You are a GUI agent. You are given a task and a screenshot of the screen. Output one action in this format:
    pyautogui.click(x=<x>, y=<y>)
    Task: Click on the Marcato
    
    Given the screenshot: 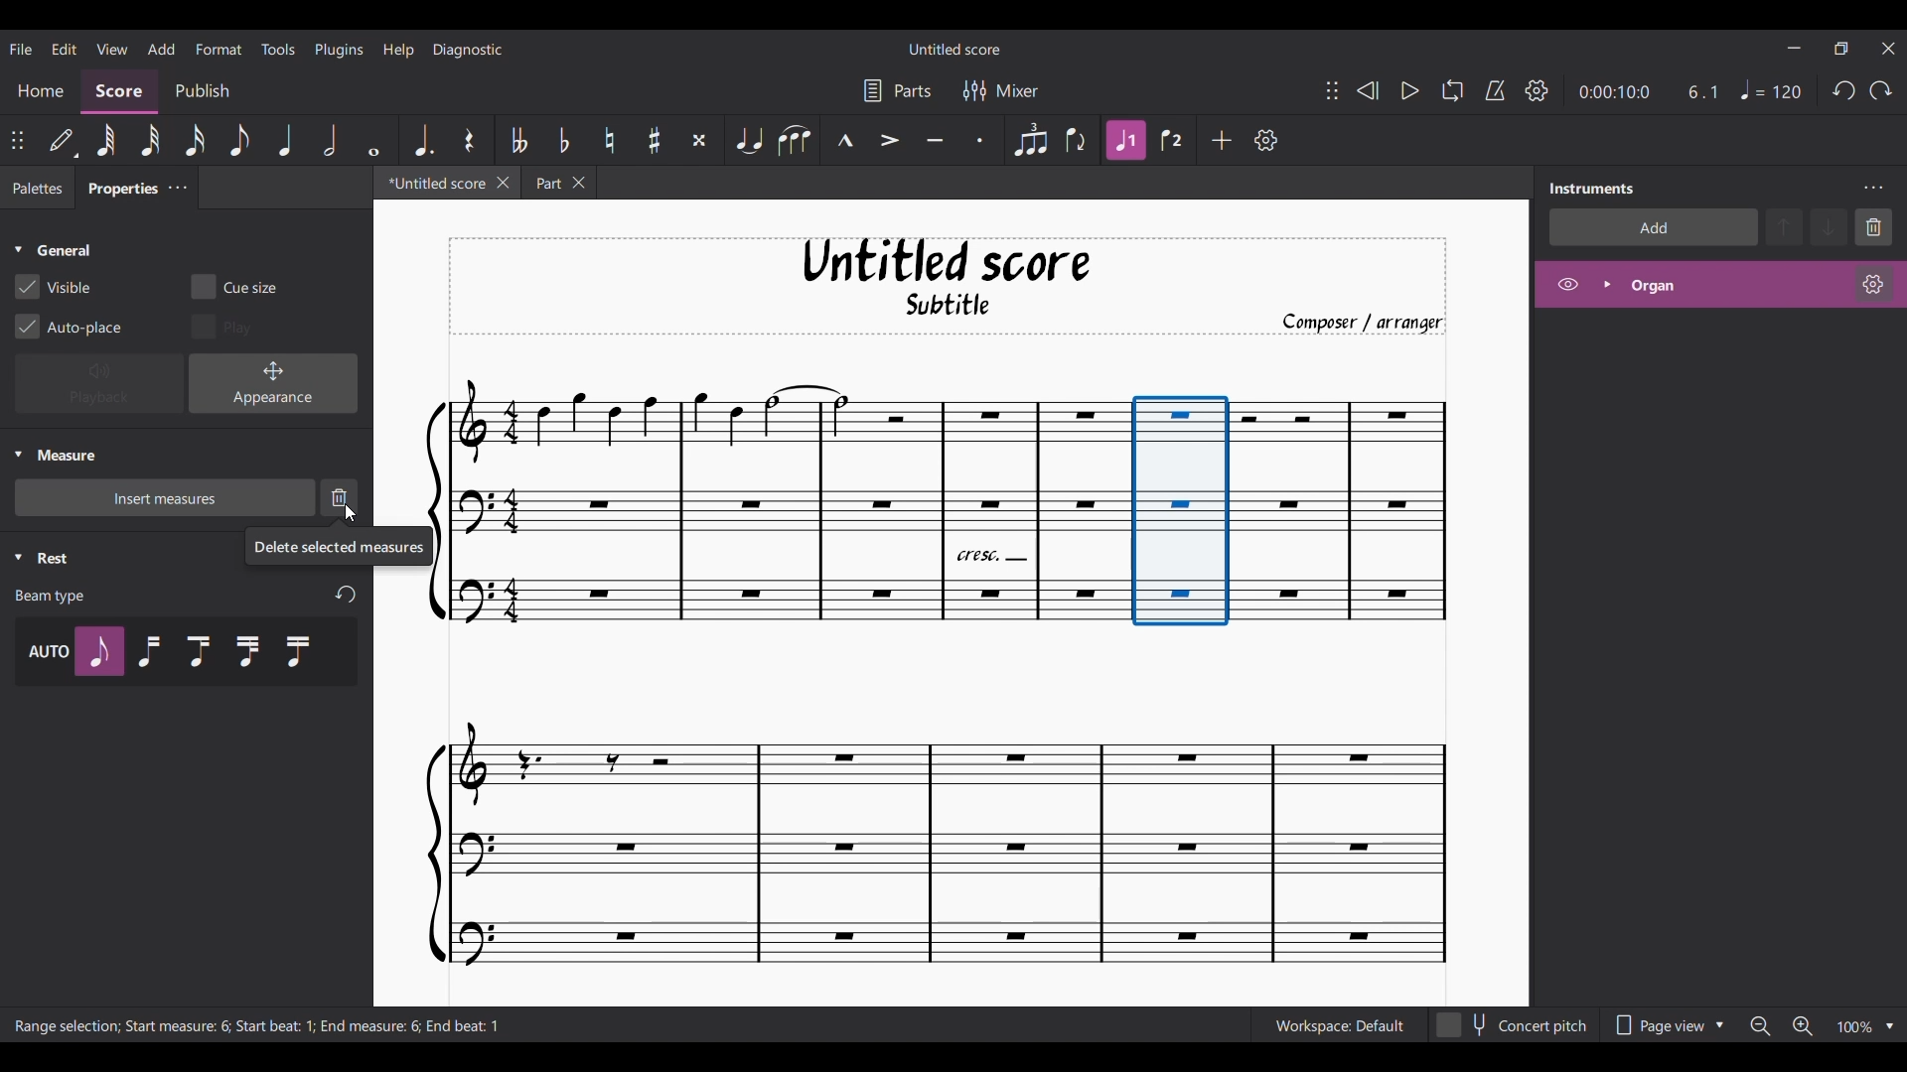 What is the action you would take?
    pyautogui.click(x=843, y=141)
    